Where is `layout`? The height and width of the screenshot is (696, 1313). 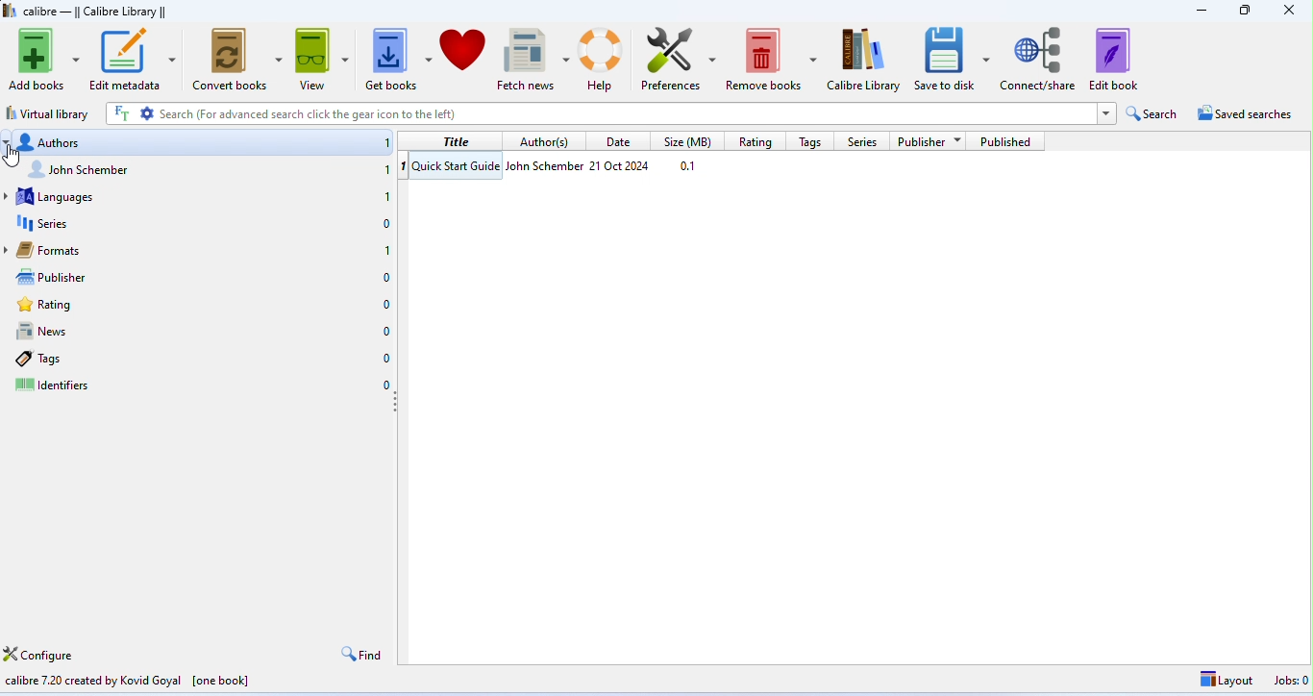
layout is located at coordinates (1223, 680).